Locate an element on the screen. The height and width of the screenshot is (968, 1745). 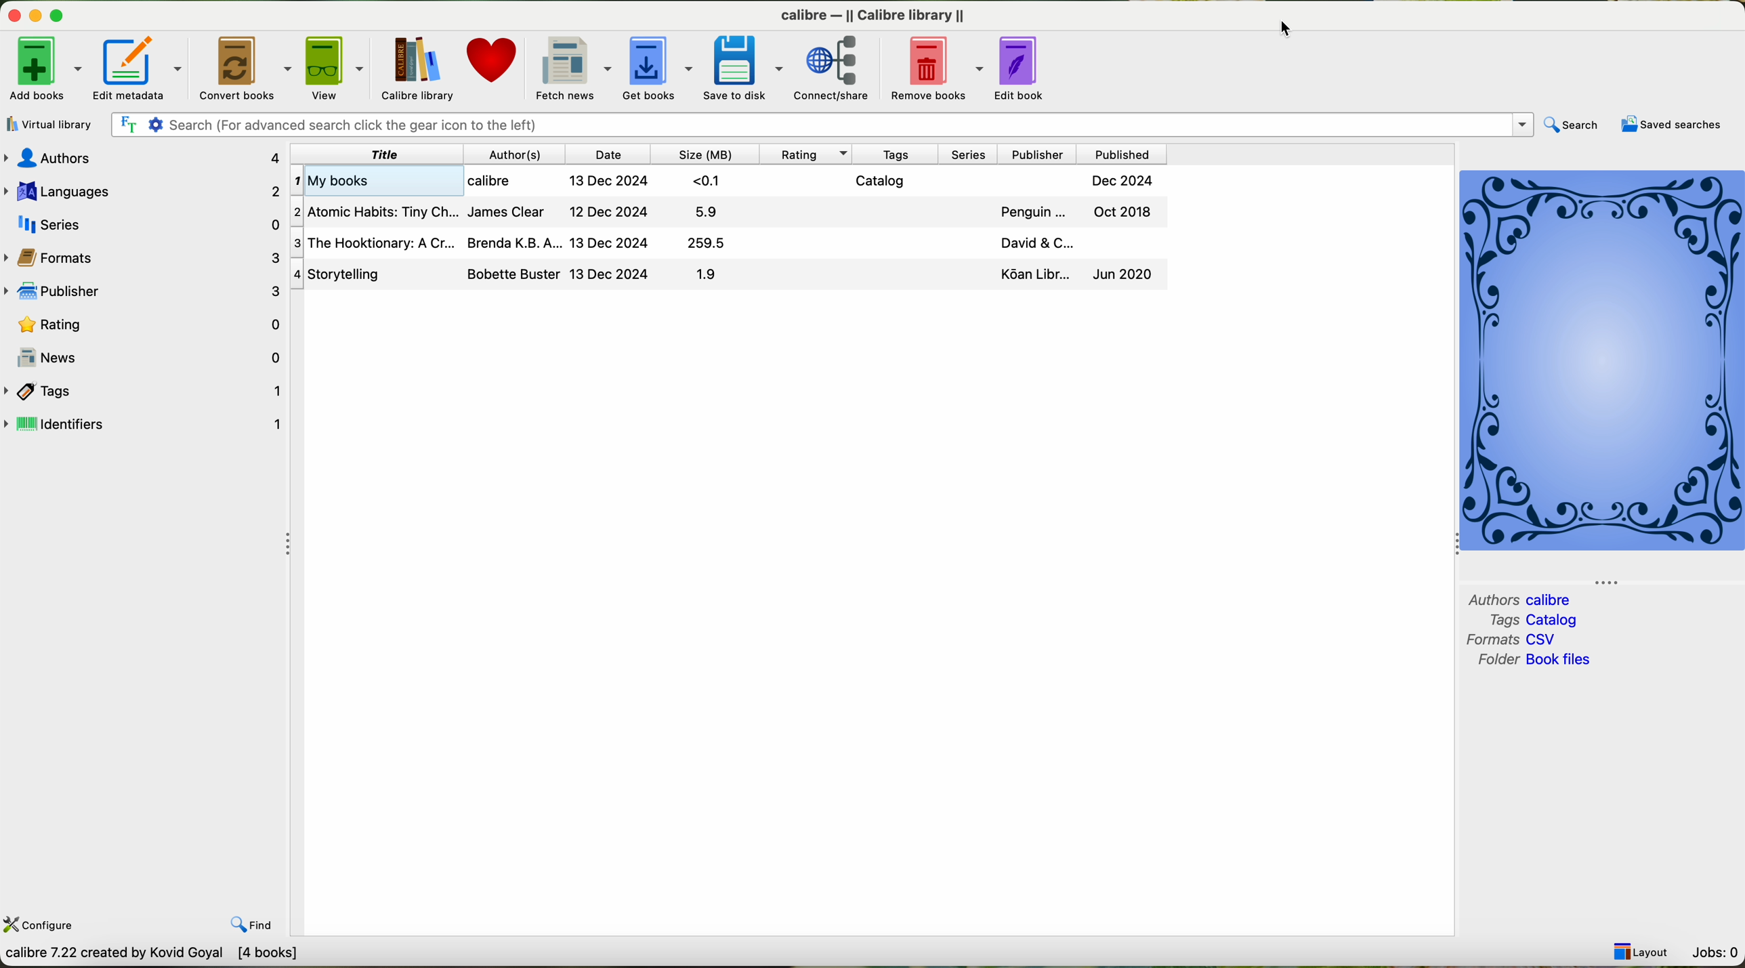
edit book is located at coordinates (1023, 68).